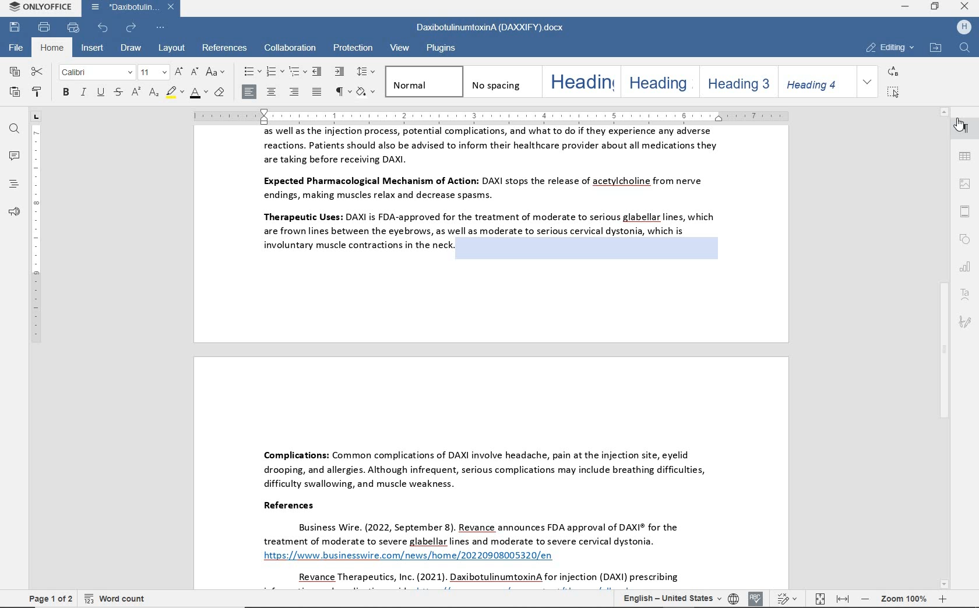 This screenshot has width=979, height=608. I want to click on heading 2, so click(657, 82).